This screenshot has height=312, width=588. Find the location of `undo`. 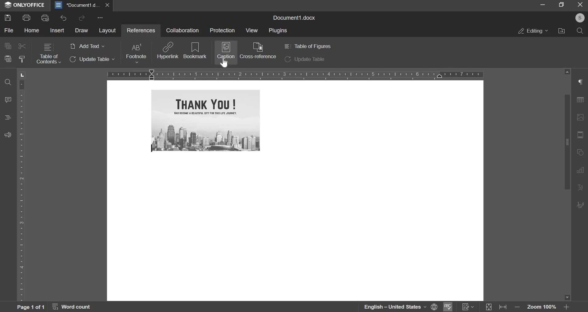

undo is located at coordinates (63, 18).